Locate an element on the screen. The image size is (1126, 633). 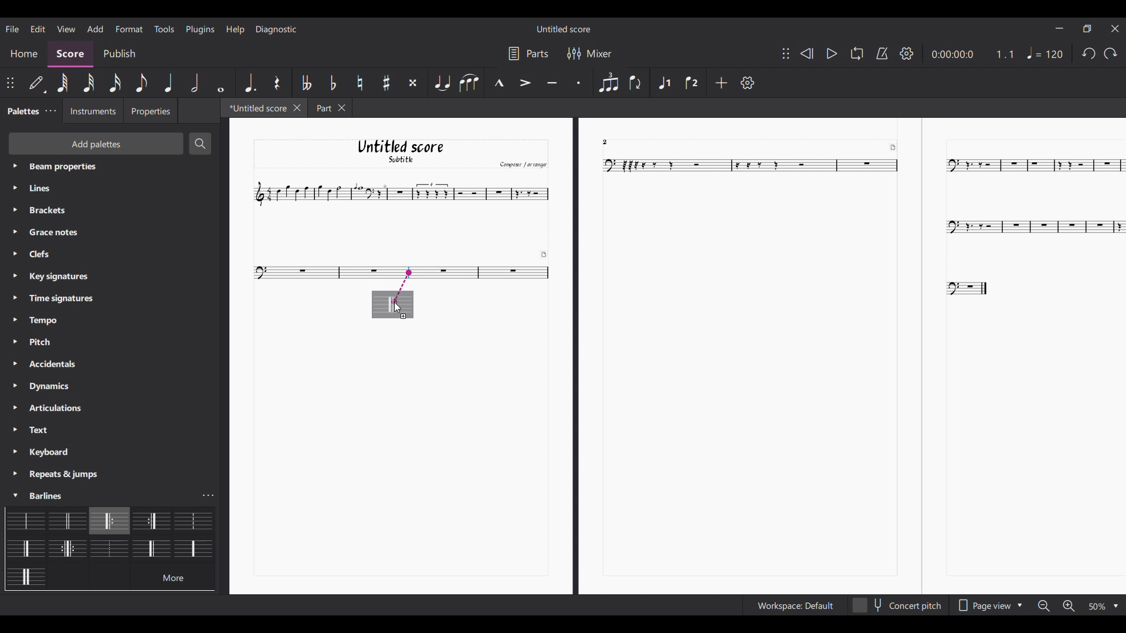
Barline options is located at coordinates (67, 520).